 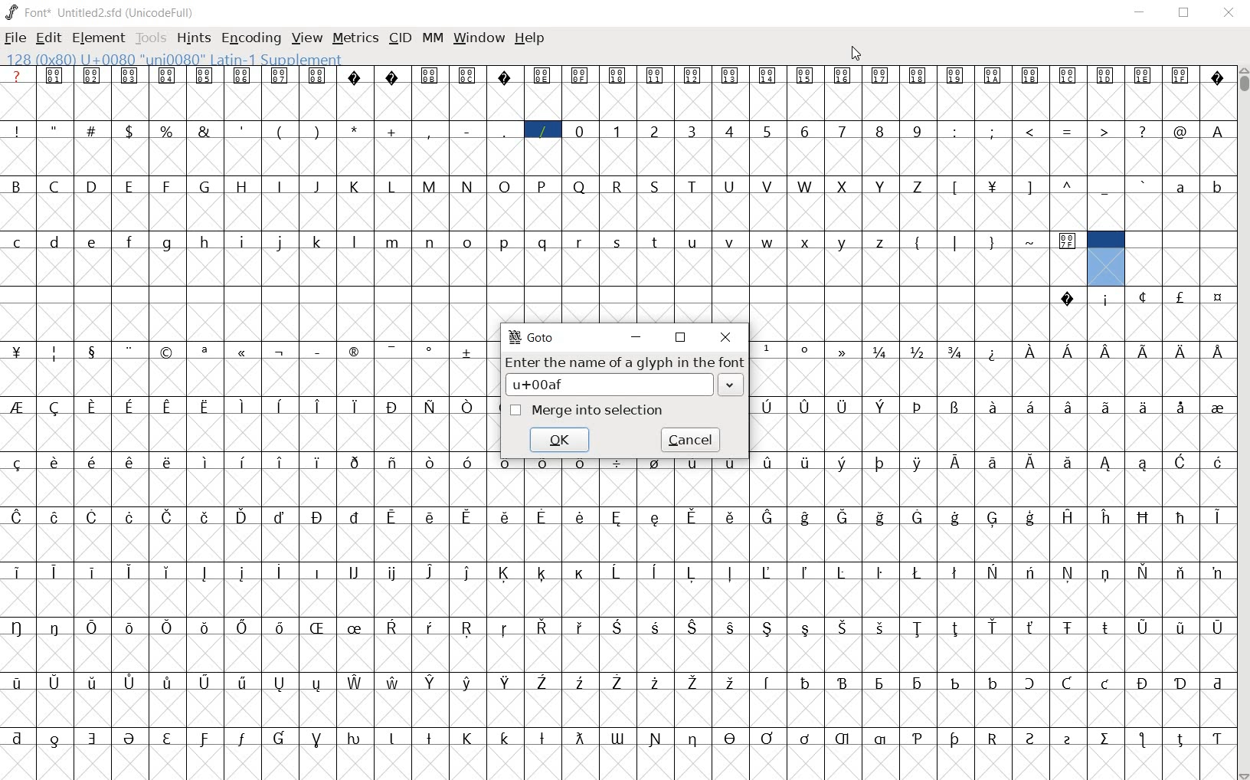 What do you see at coordinates (393, 408) in the screenshot?
I see `Symbol` at bounding box center [393, 408].